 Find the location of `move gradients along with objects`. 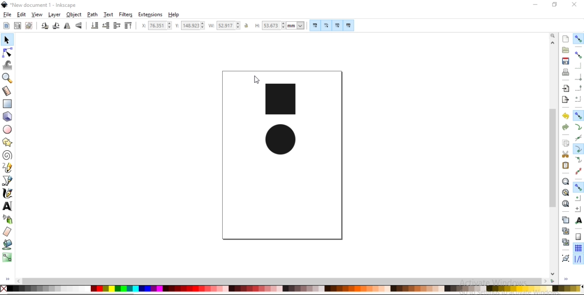

move gradients along with objects is located at coordinates (337, 25).